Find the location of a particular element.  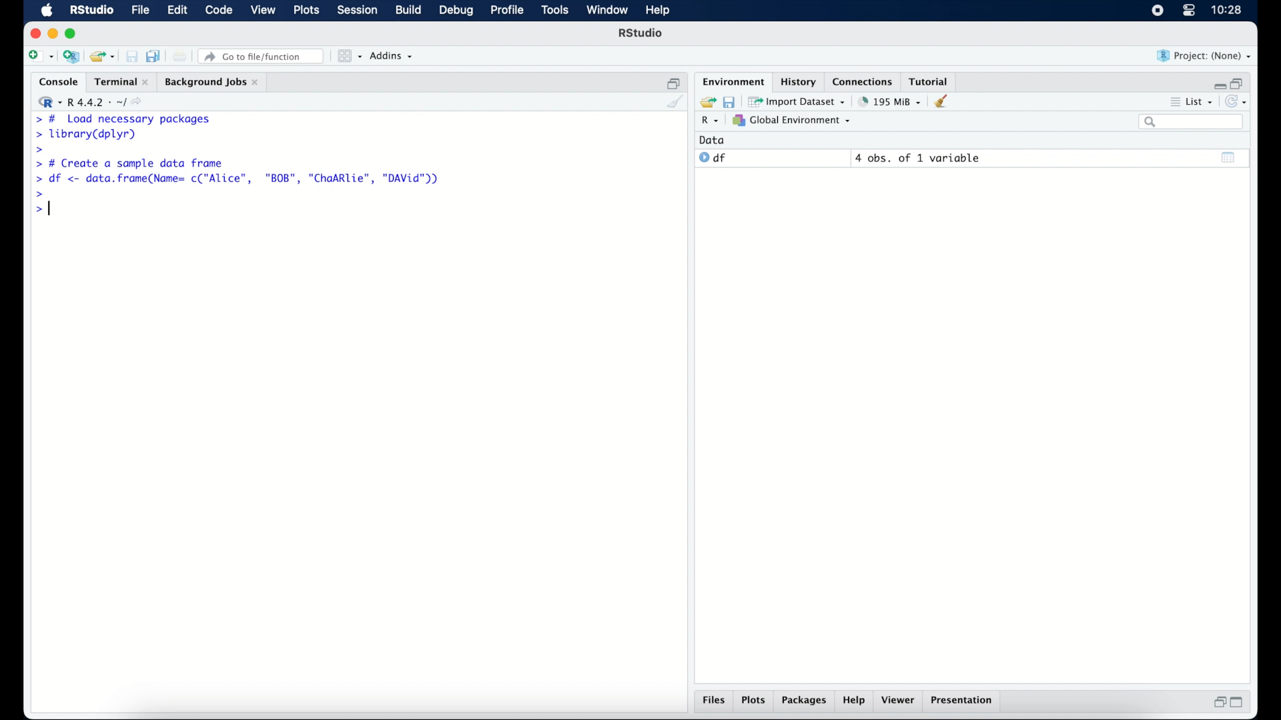

go to file/function is located at coordinates (262, 56).